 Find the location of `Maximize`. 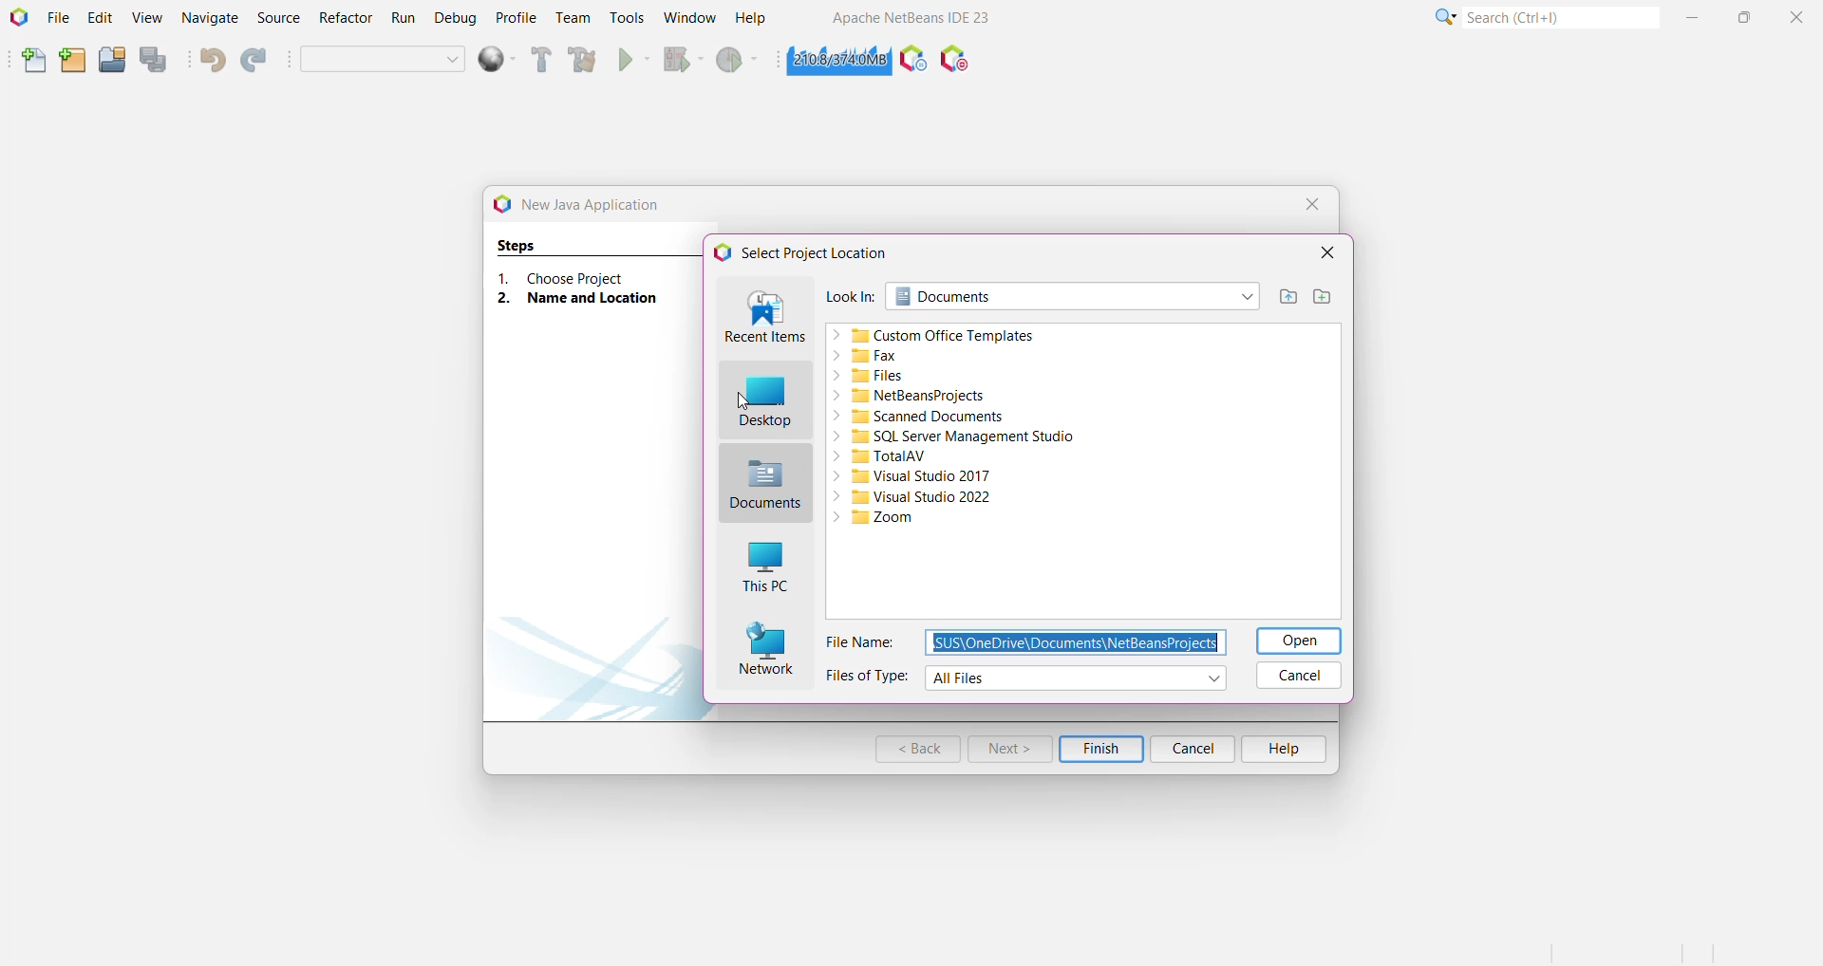

Maximize is located at coordinates (1746, 18).